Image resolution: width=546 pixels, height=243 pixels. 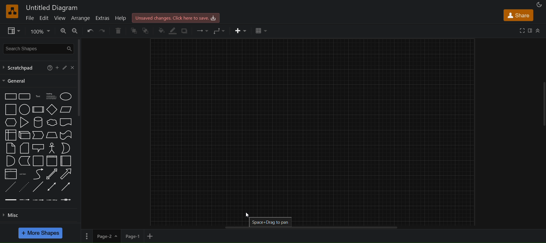 What do you see at coordinates (37, 187) in the screenshot?
I see `line` at bounding box center [37, 187].